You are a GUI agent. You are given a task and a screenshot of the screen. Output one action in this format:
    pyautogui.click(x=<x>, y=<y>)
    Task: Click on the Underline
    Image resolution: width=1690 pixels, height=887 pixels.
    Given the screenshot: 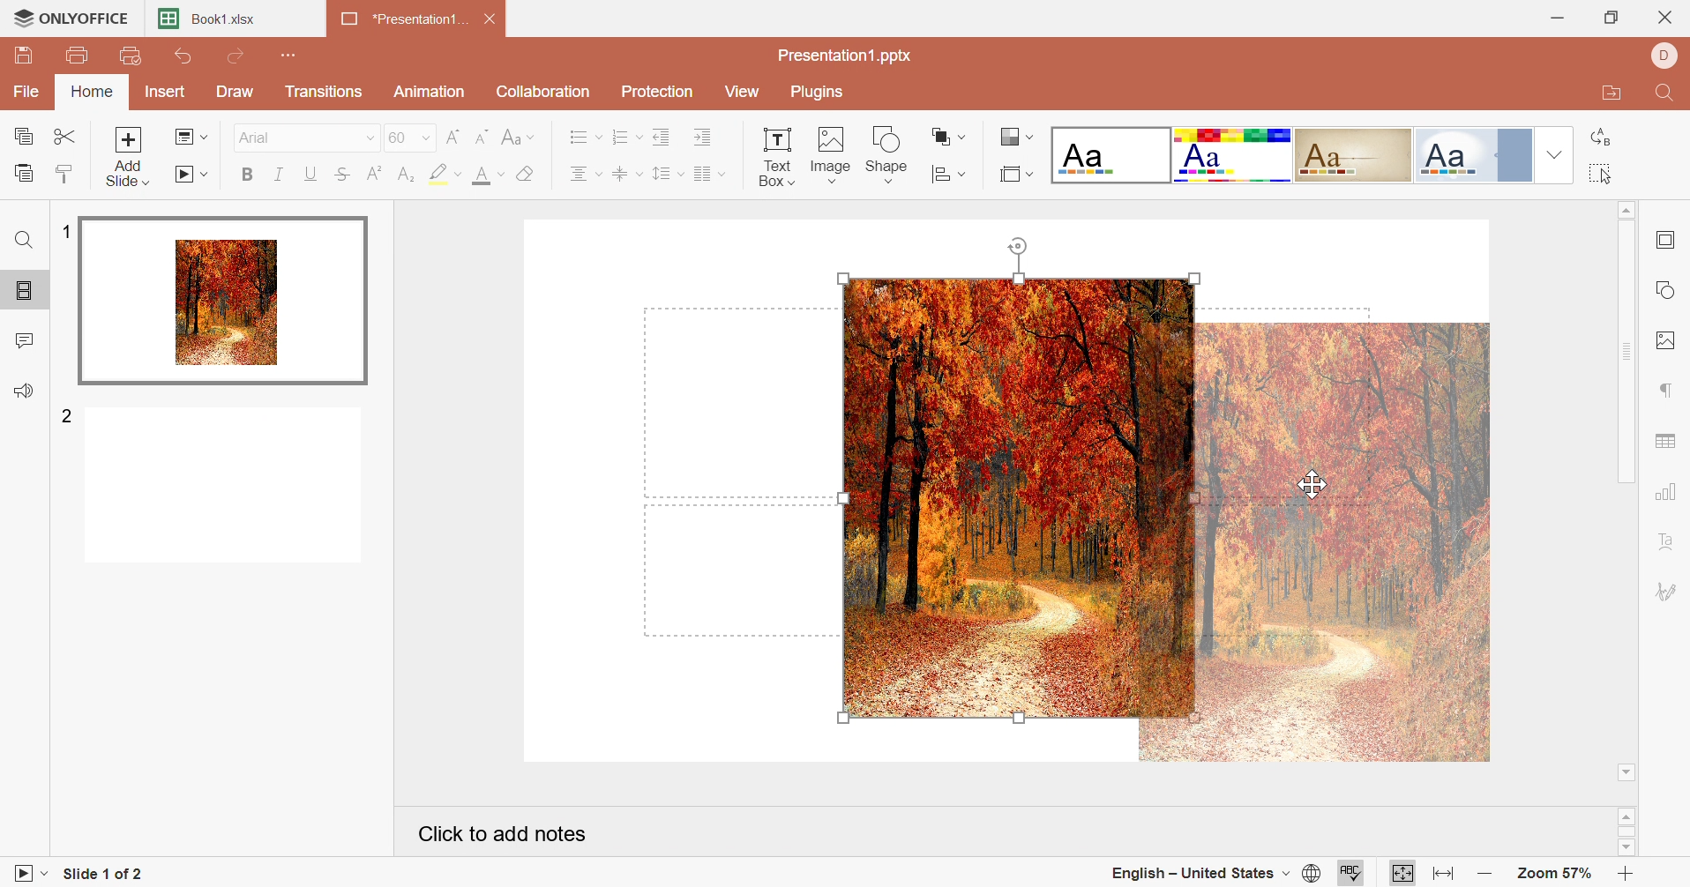 What is the action you would take?
    pyautogui.click(x=309, y=173)
    